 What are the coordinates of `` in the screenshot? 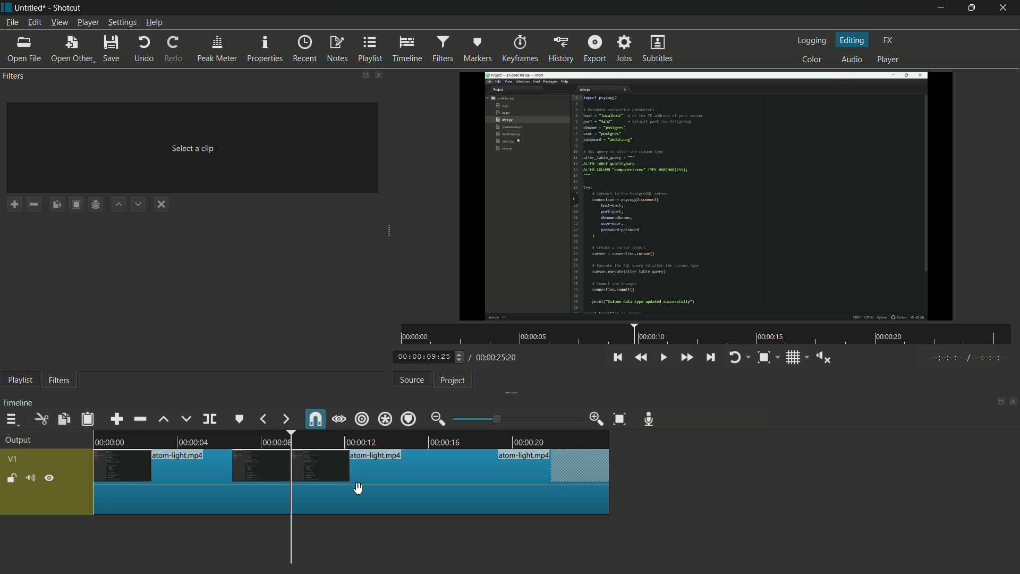 It's located at (966, 360).